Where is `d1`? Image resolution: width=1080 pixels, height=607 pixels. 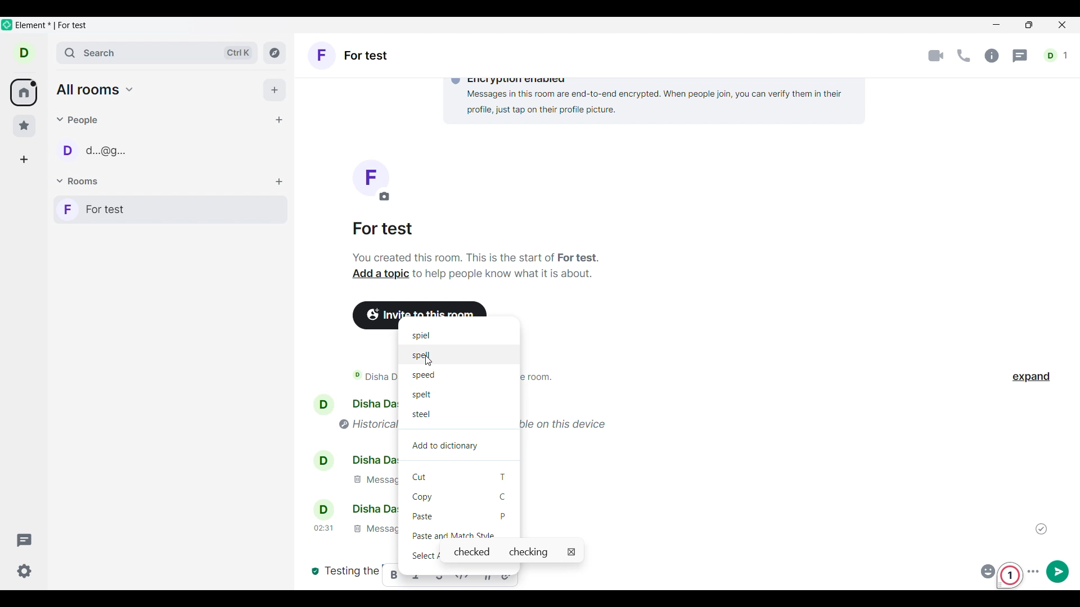
d1 is located at coordinates (1057, 56).